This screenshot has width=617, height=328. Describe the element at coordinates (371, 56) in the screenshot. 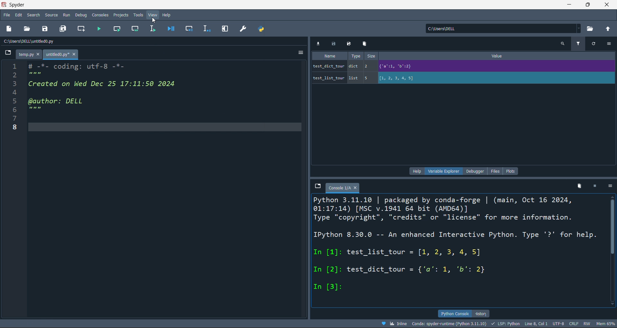

I see `size` at that location.